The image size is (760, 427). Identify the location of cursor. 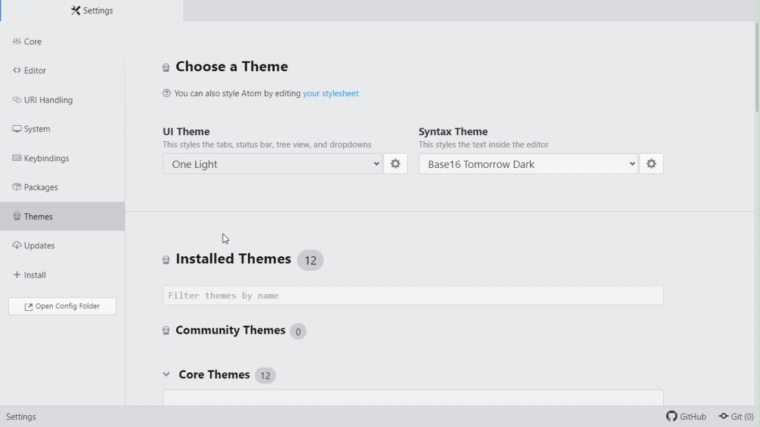
(226, 237).